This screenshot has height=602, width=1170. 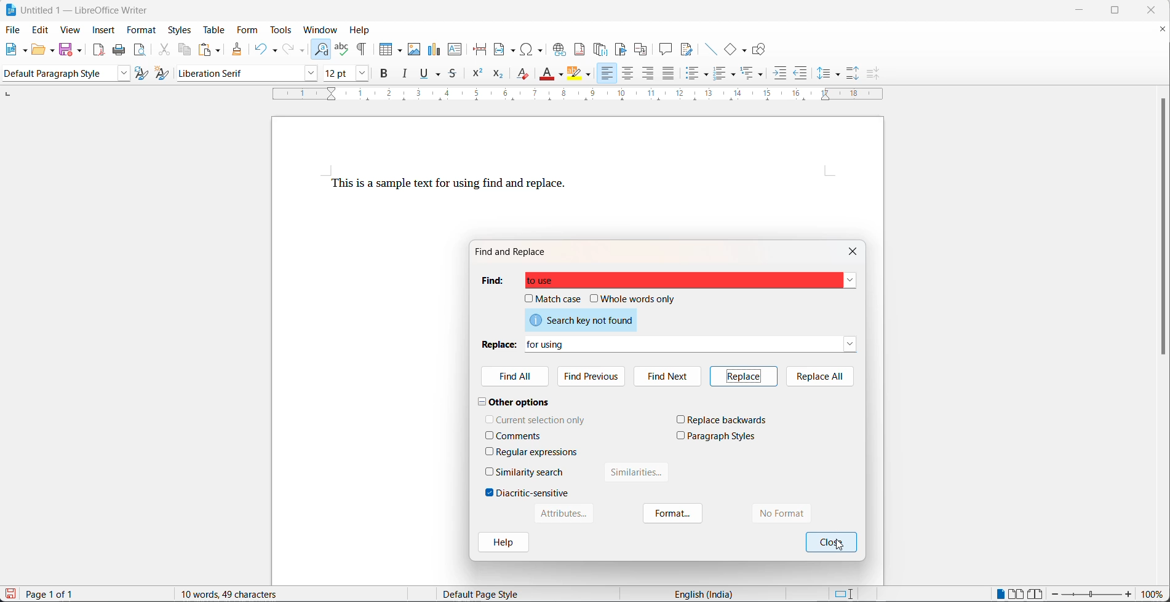 I want to click on standard selection, so click(x=843, y=593).